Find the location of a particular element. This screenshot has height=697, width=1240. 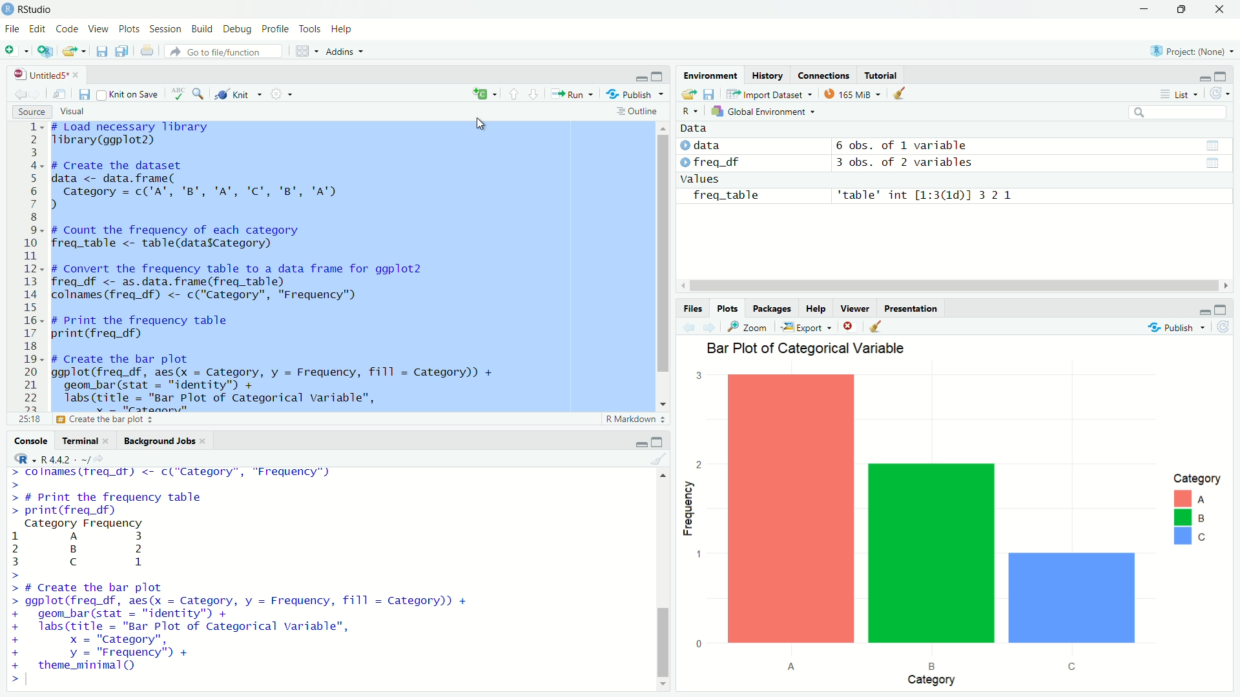

Create the bar plot is located at coordinates (139, 419).